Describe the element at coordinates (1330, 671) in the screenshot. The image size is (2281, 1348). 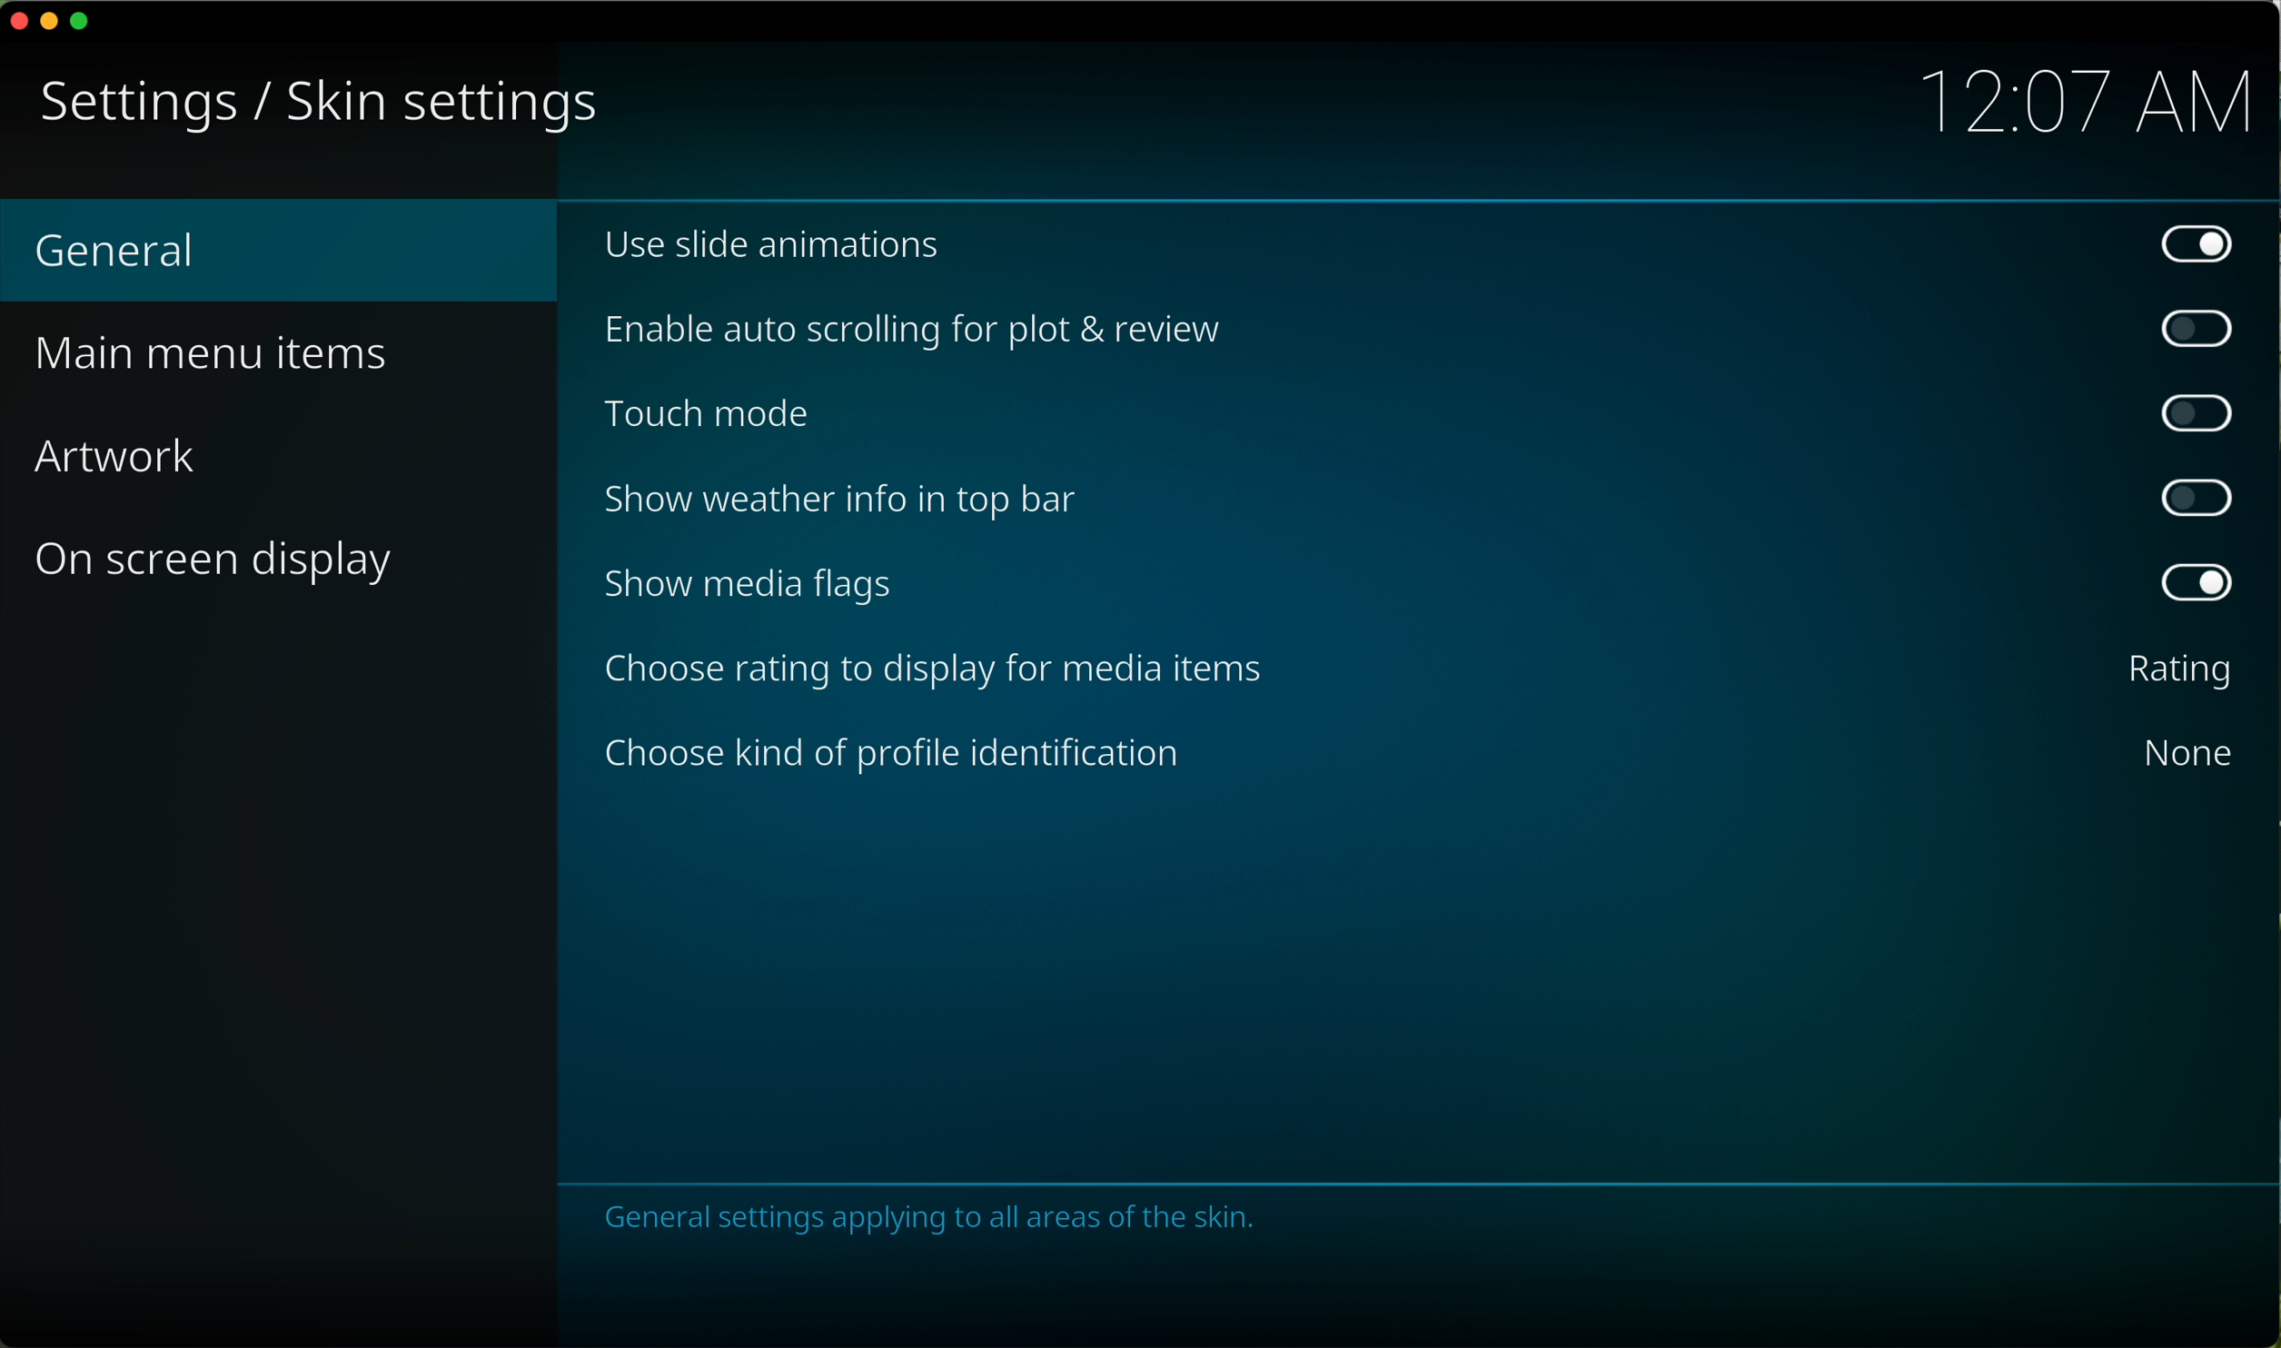
I see `click on choose rating to display for media items` at that location.